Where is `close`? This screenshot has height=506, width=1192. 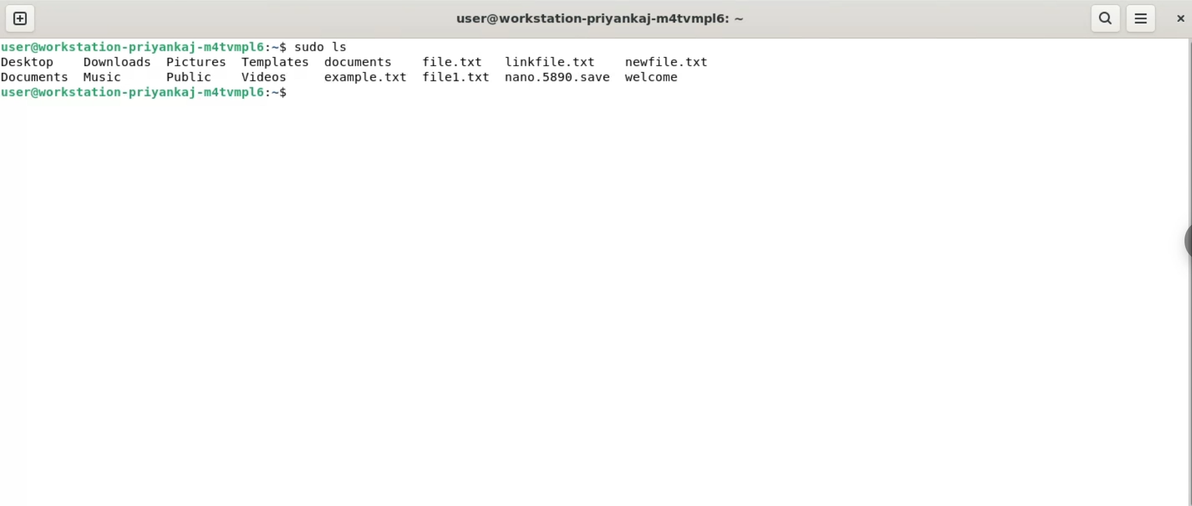 close is located at coordinates (1178, 18).